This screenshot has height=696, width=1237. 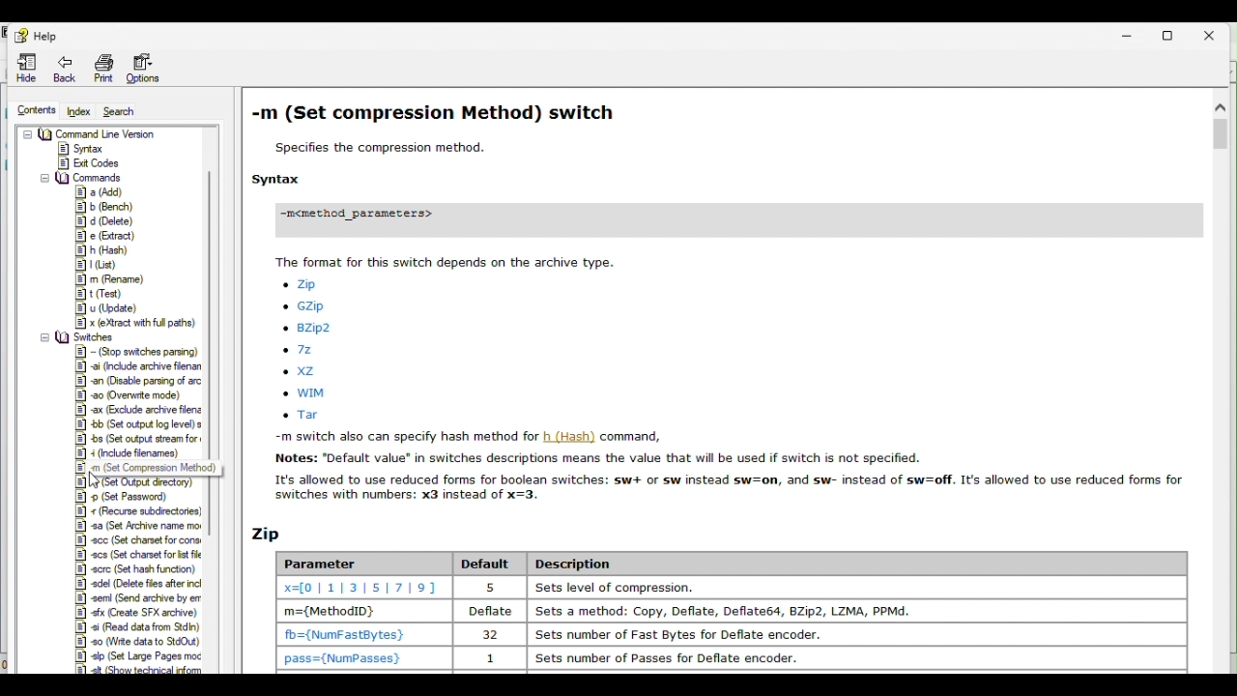 I want to click on an, so click(x=138, y=382).